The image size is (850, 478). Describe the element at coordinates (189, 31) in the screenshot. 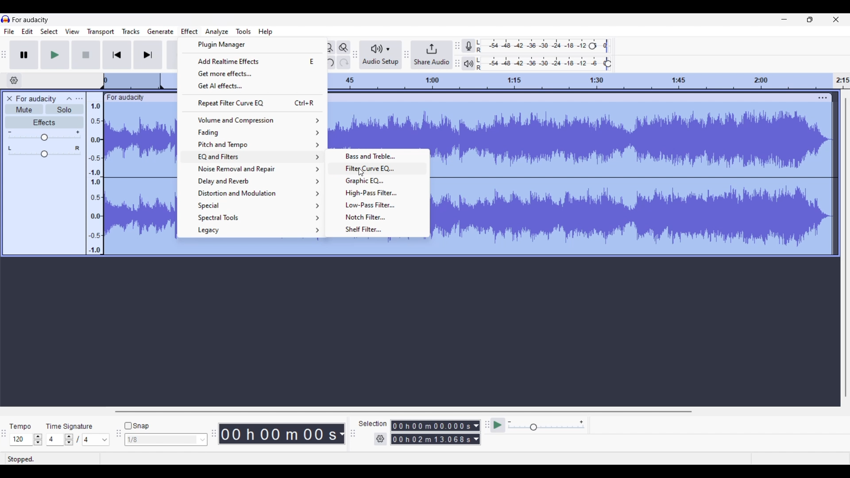

I see `Effect menu` at that location.